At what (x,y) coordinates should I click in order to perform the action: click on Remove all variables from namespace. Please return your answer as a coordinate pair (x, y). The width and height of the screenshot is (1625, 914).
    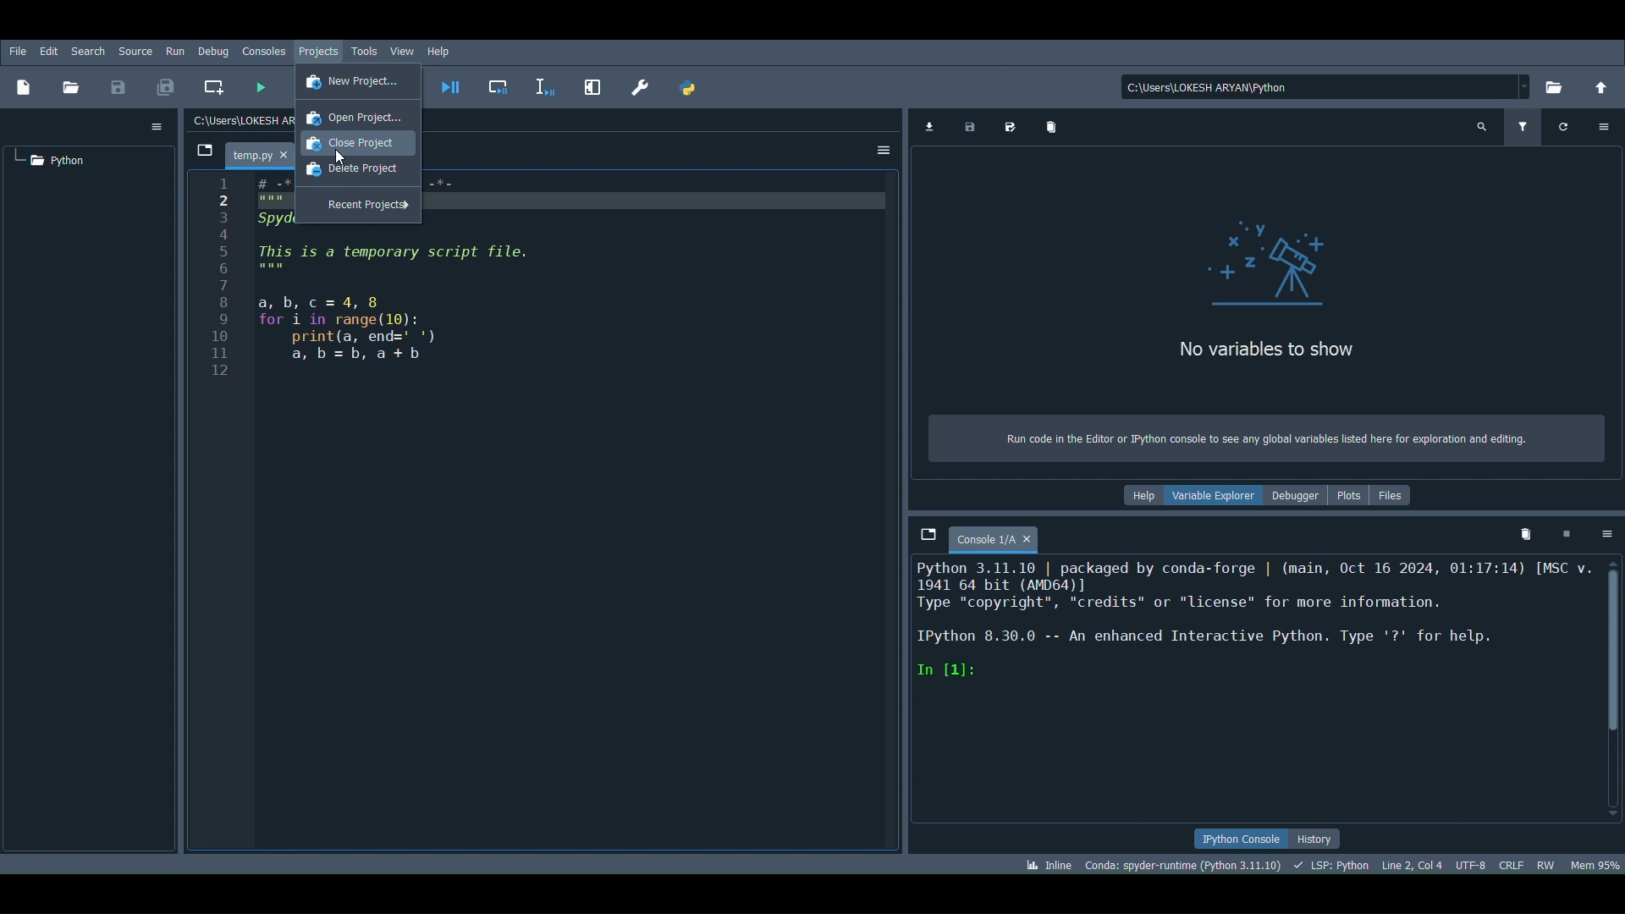
    Looking at the image, I should click on (1529, 530).